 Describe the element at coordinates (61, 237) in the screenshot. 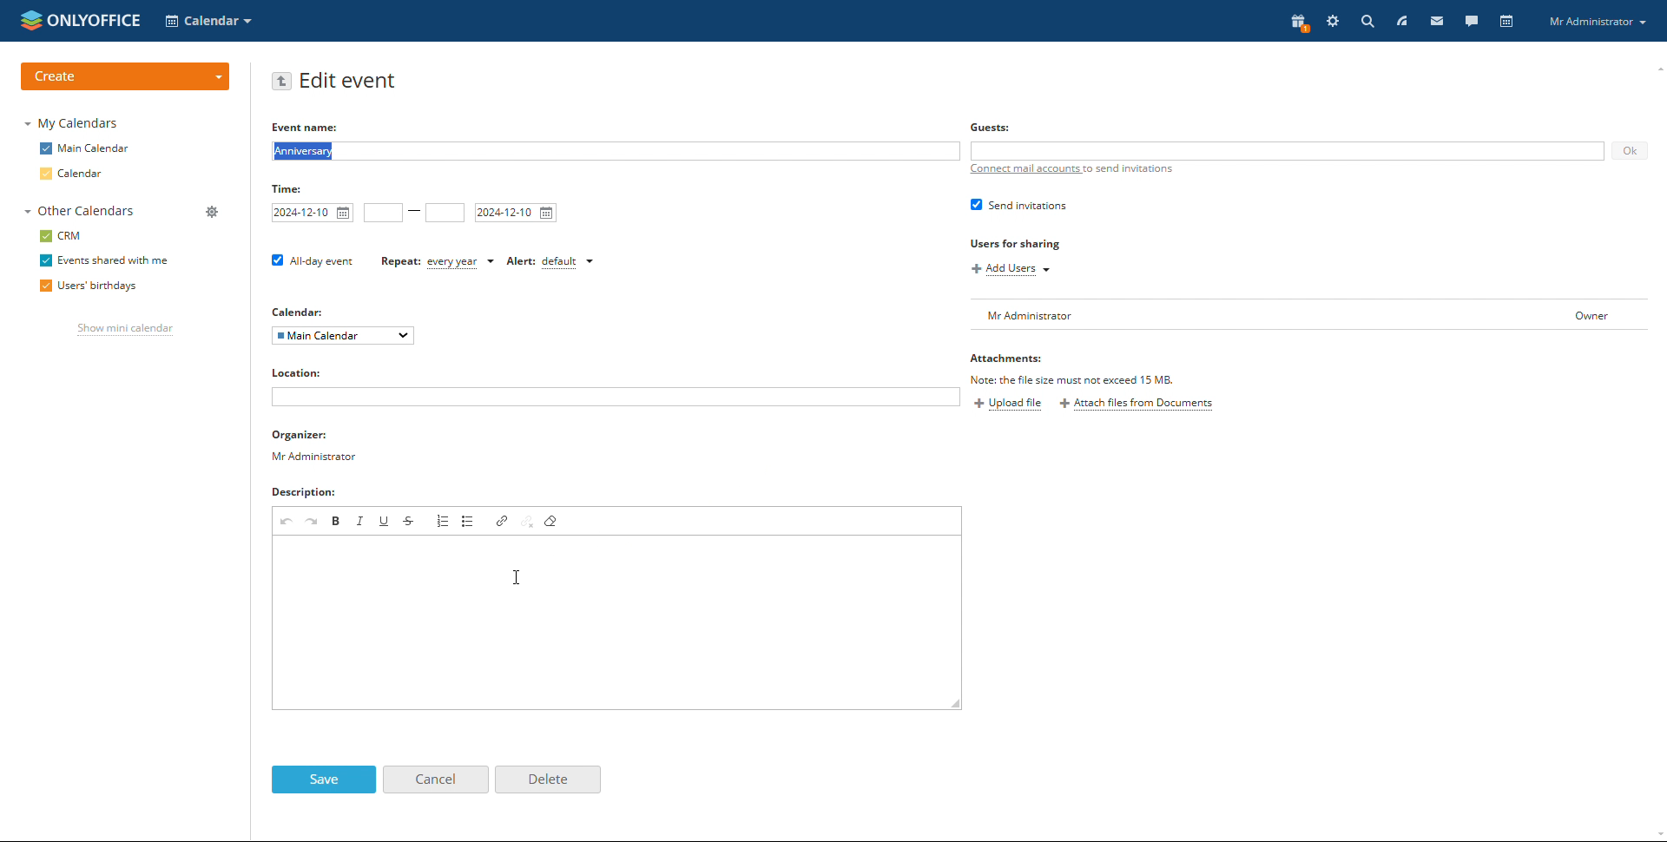

I see `crm` at that location.